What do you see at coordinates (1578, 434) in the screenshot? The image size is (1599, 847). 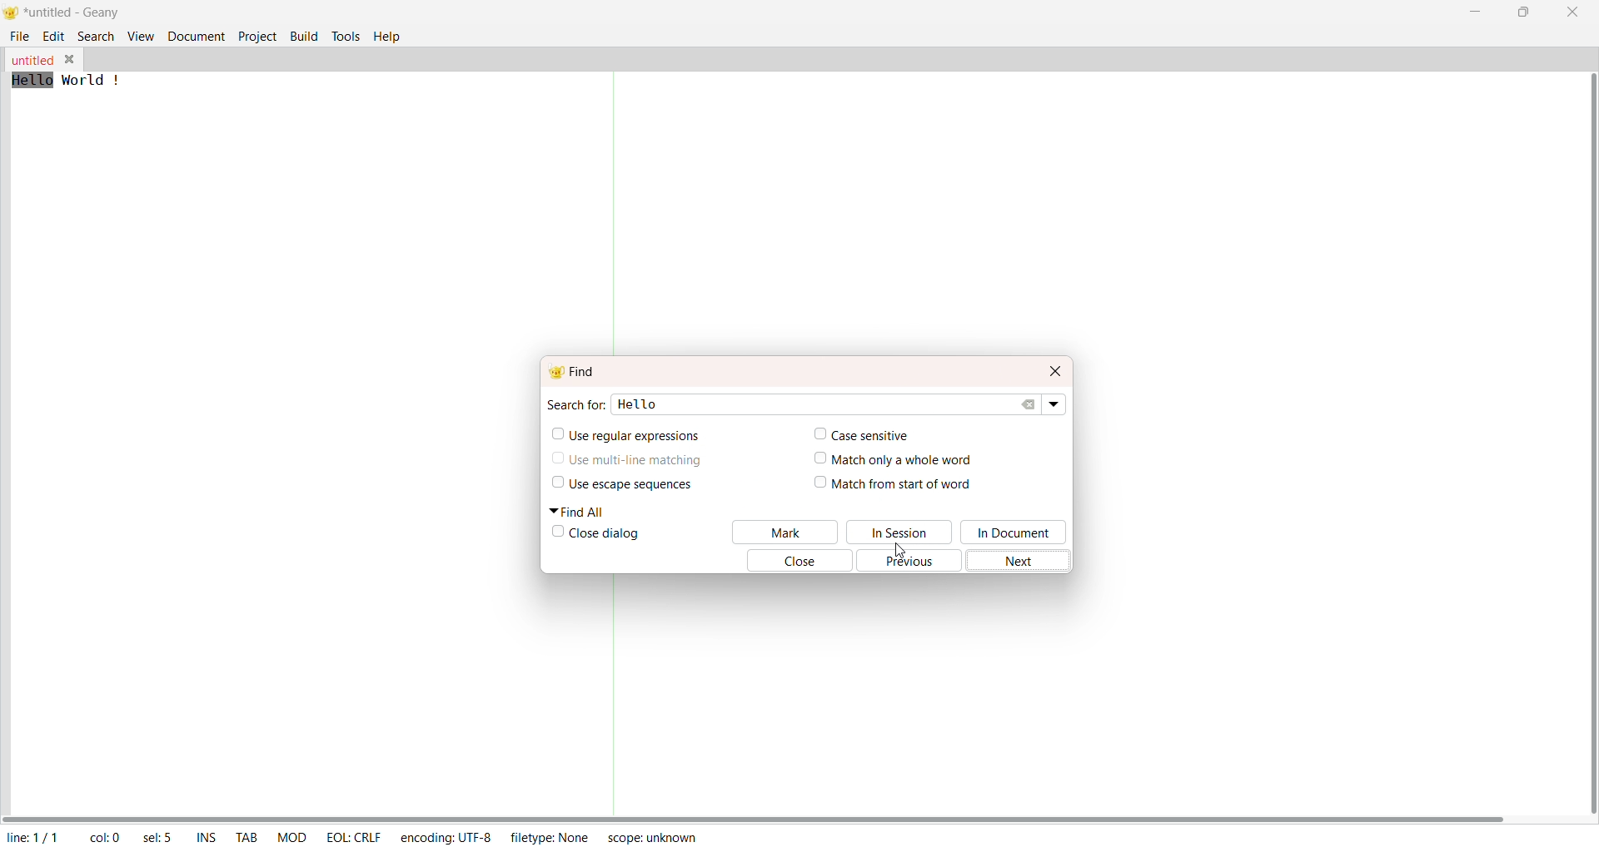 I see `Vertical Horizontal Bar` at bounding box center [1578, 434].